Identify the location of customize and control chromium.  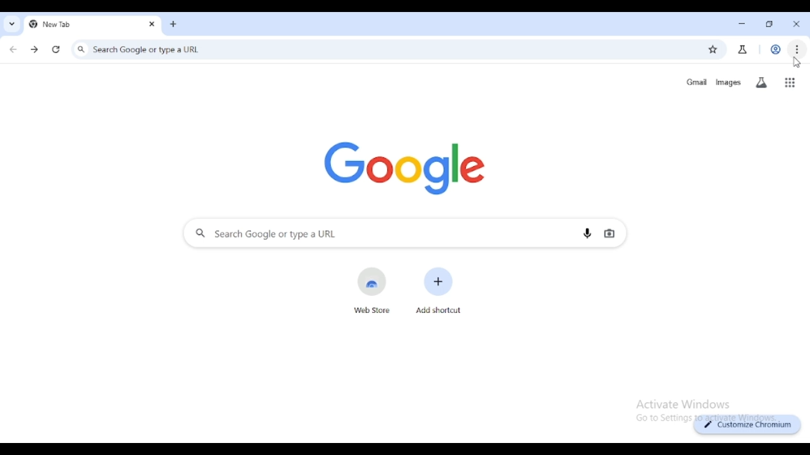
(797, 49).